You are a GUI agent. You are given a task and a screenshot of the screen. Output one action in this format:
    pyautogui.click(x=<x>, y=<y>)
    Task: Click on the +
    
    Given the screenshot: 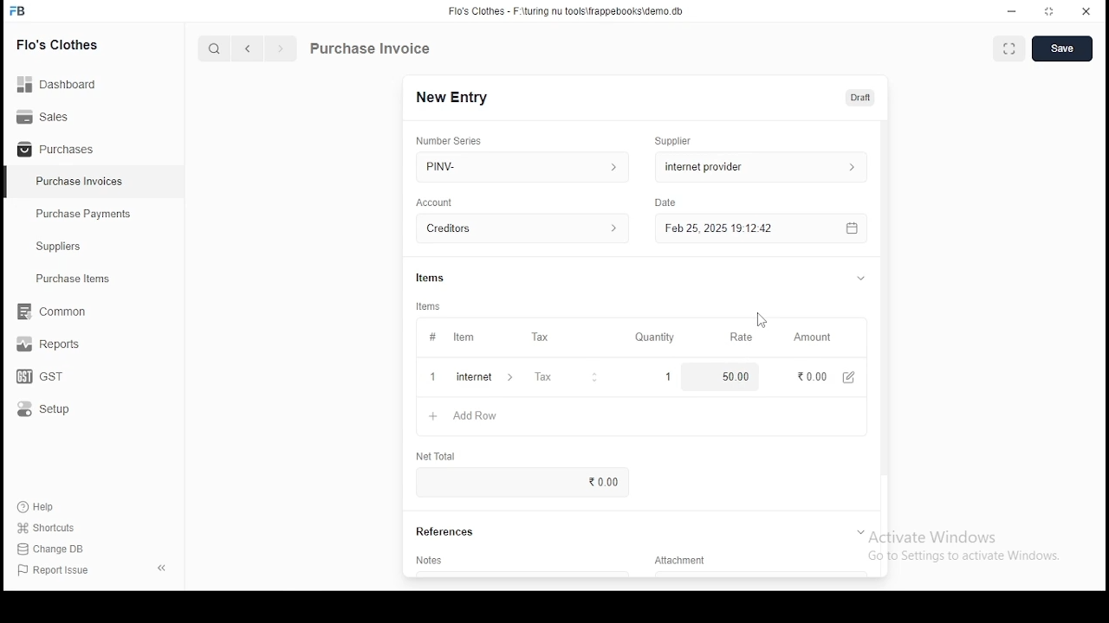 What is the action you would take?
    pyautogui.click(x=432, y=378)
    